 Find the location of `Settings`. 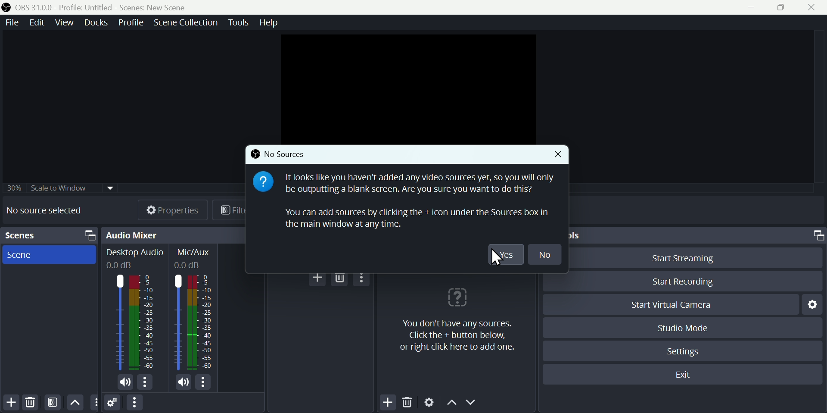

Settings is located at coordinates (812, 306).